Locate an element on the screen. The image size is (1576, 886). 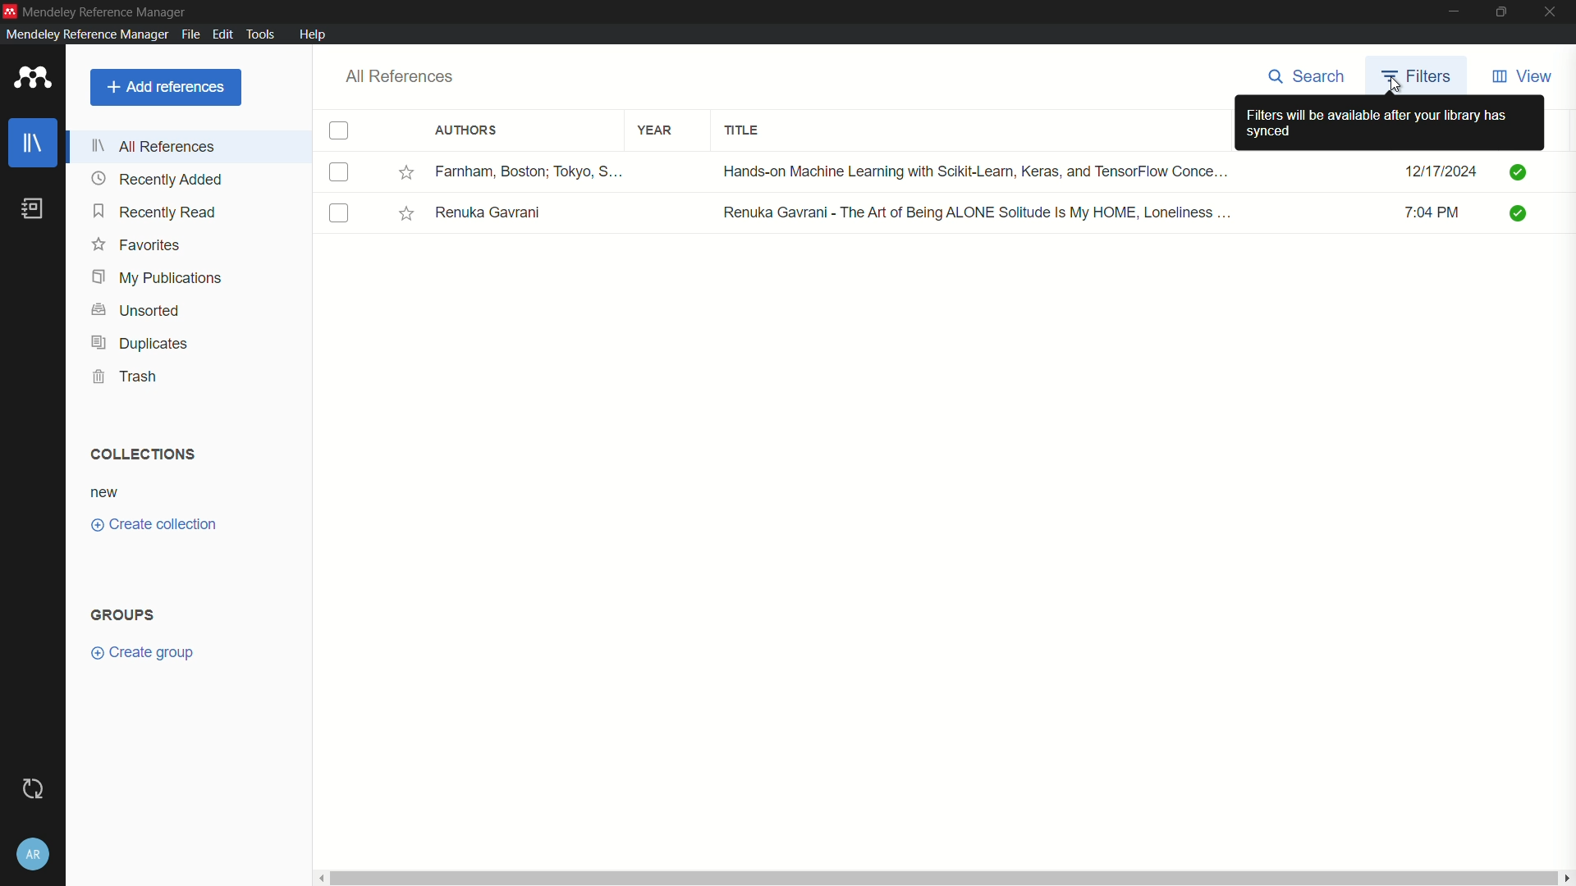
new is located at coordinates (105, 494).